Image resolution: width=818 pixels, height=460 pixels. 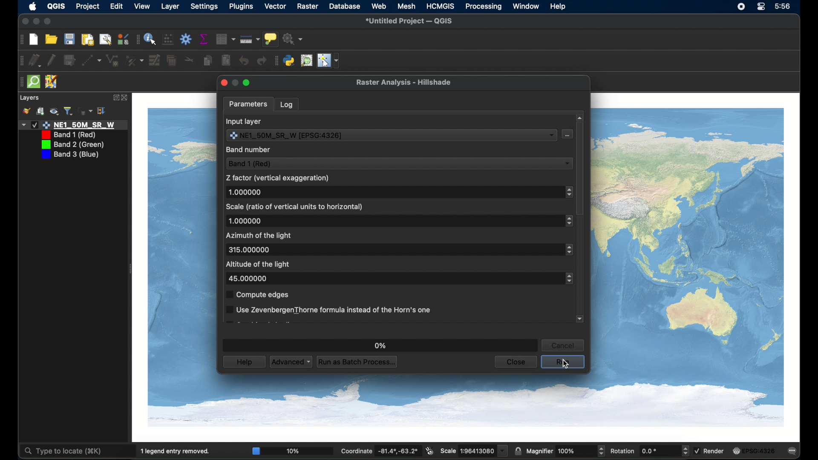 What do you see at coordinates (294, 39) in the screenshot?
I see `no action selected ` at bounding box center [294, 39].